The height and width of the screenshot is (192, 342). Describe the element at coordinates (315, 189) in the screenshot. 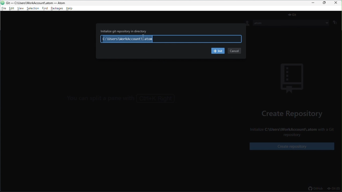

I see `github` at that location.